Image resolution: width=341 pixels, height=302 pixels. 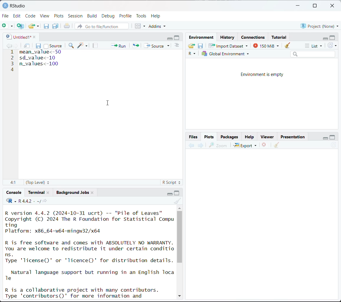 What do you see at coordinates (7, 26) in the screenshot?
I see `new file` at bounding box center [7, 26].